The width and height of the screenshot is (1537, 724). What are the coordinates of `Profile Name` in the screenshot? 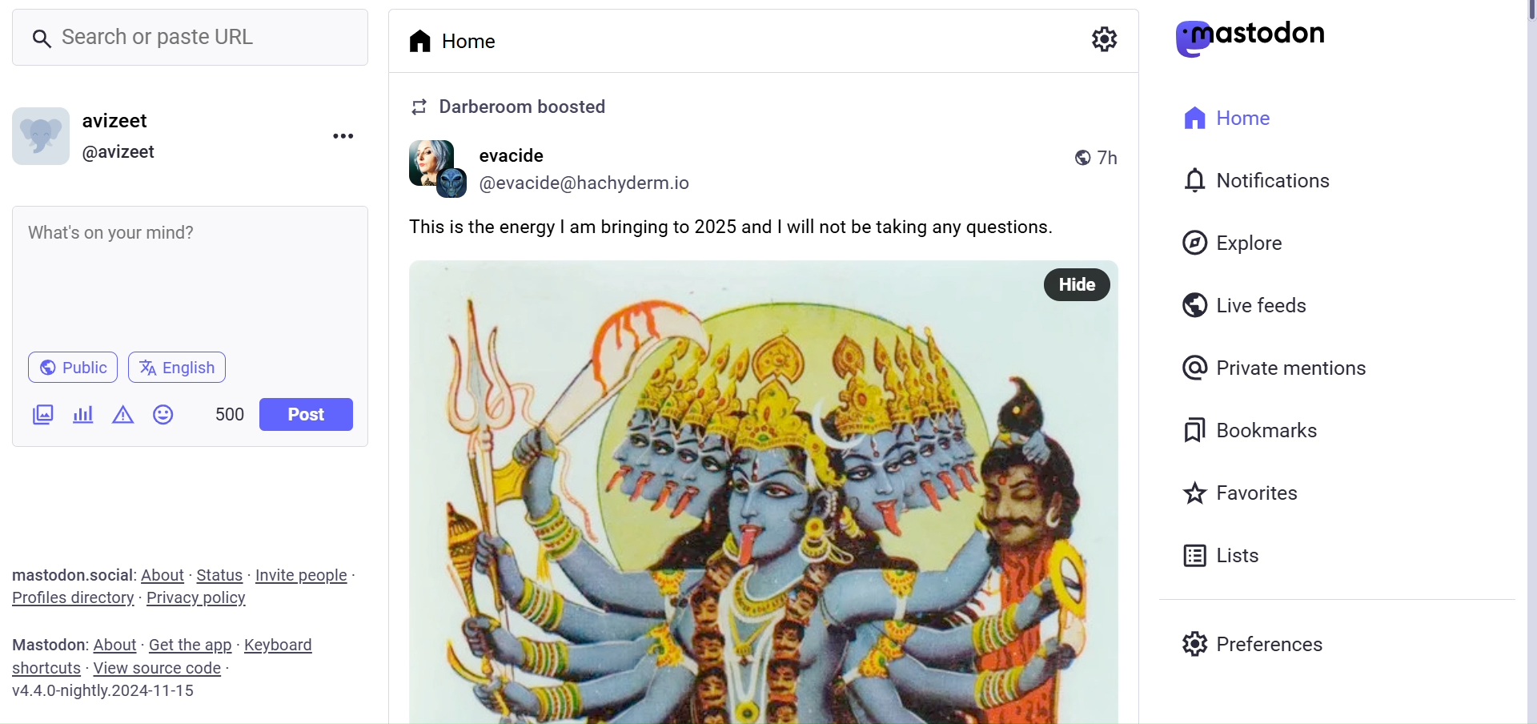 It's located at (120, 120).